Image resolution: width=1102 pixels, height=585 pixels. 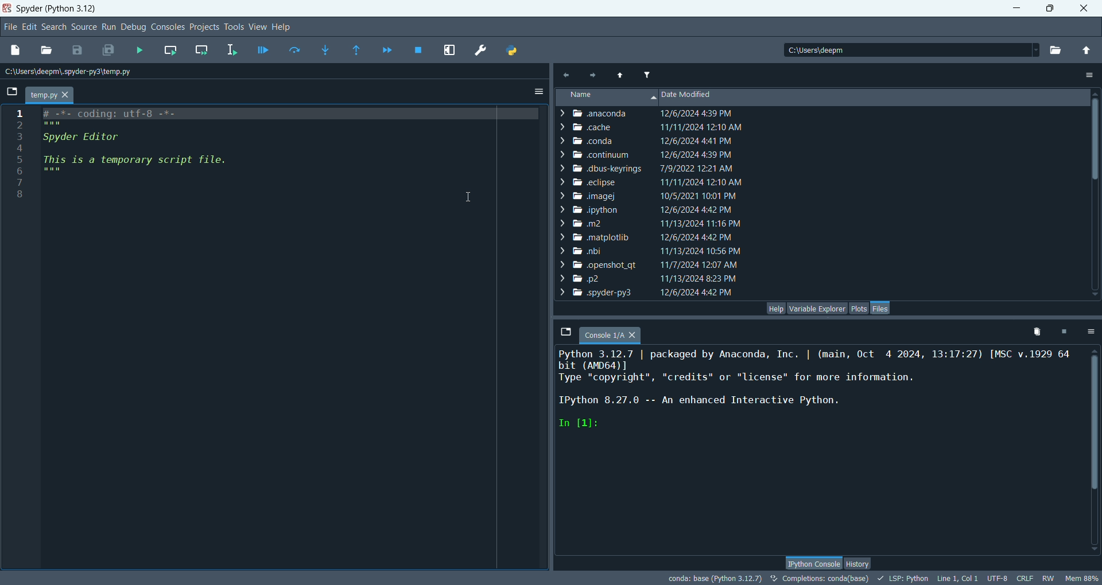 What do you see at coordinates (716, 578) in the screenshot?
I see `conda:base` at bounding box center [716, 578].